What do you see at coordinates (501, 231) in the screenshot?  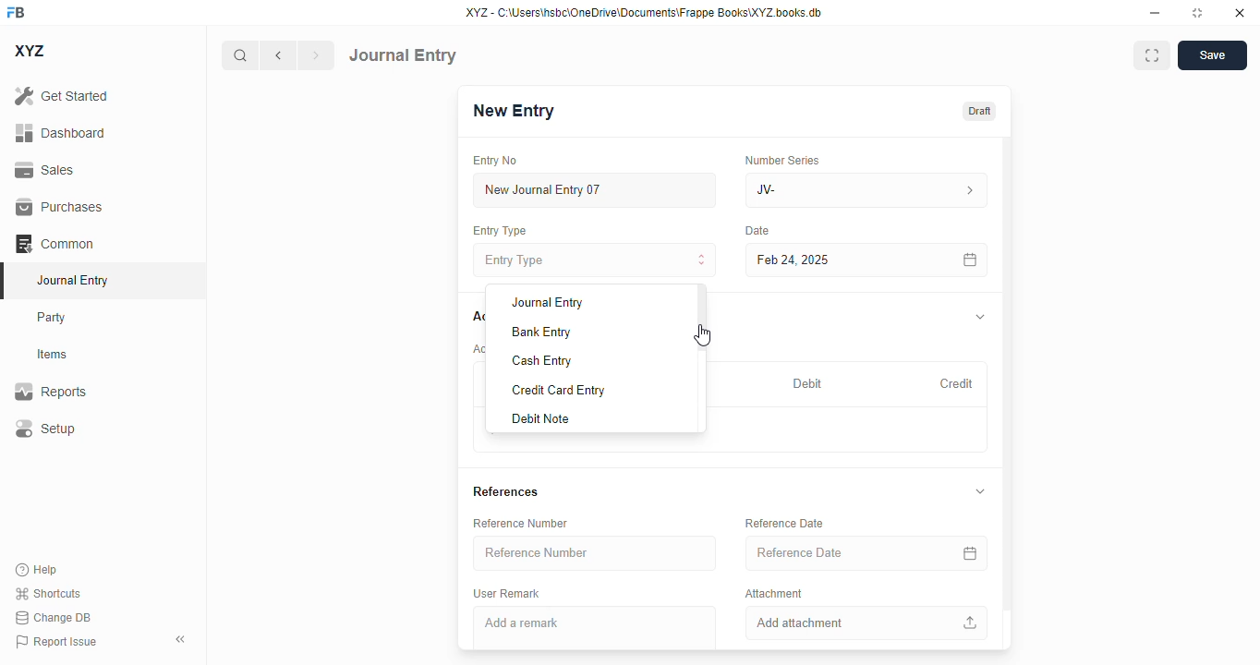 I see `entry type` at bounding box center [501, 231].